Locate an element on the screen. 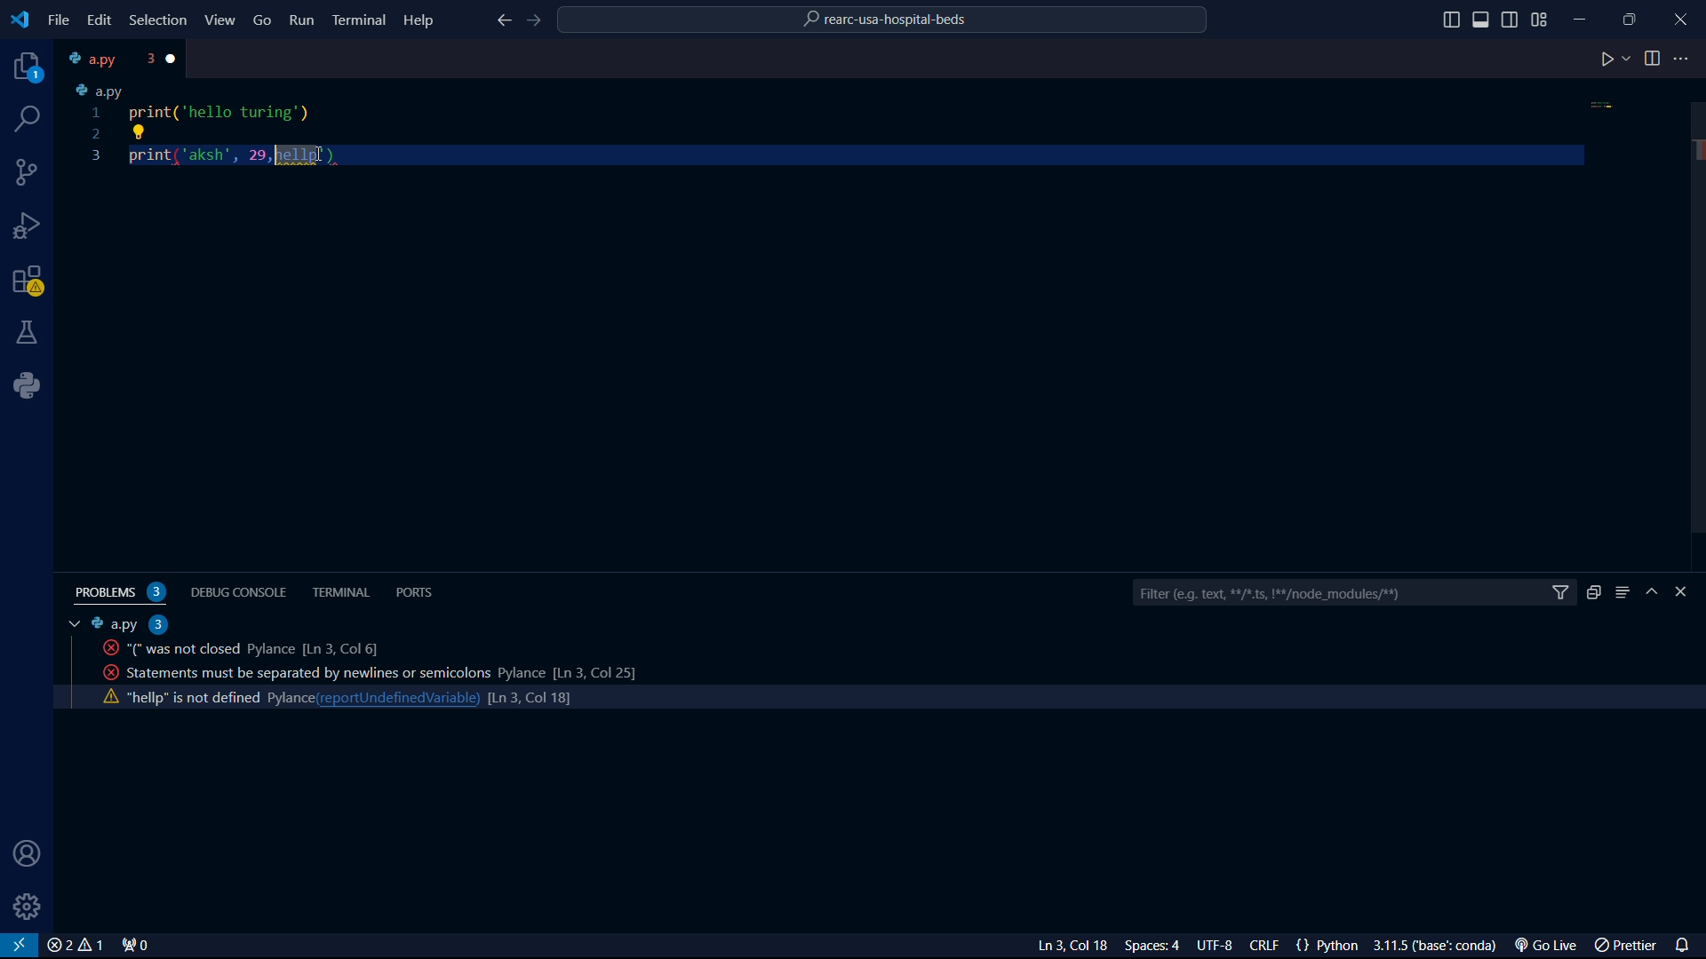 Image resolution: width=1706 pixels, height=959 pixels. Terminal is located at coordinates (359, 19).